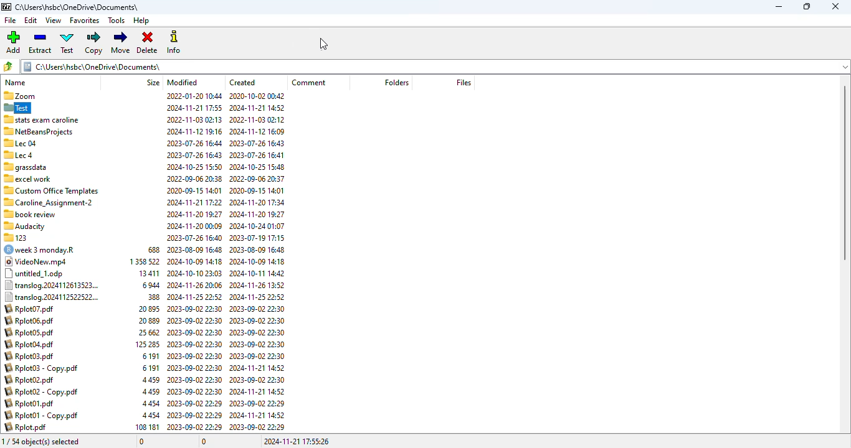 The height and width of the screenshot is (448, 851). Describe the element at coordinates (195, 427) in the screenshot. I see `2023-09-02 22:29` at that location.